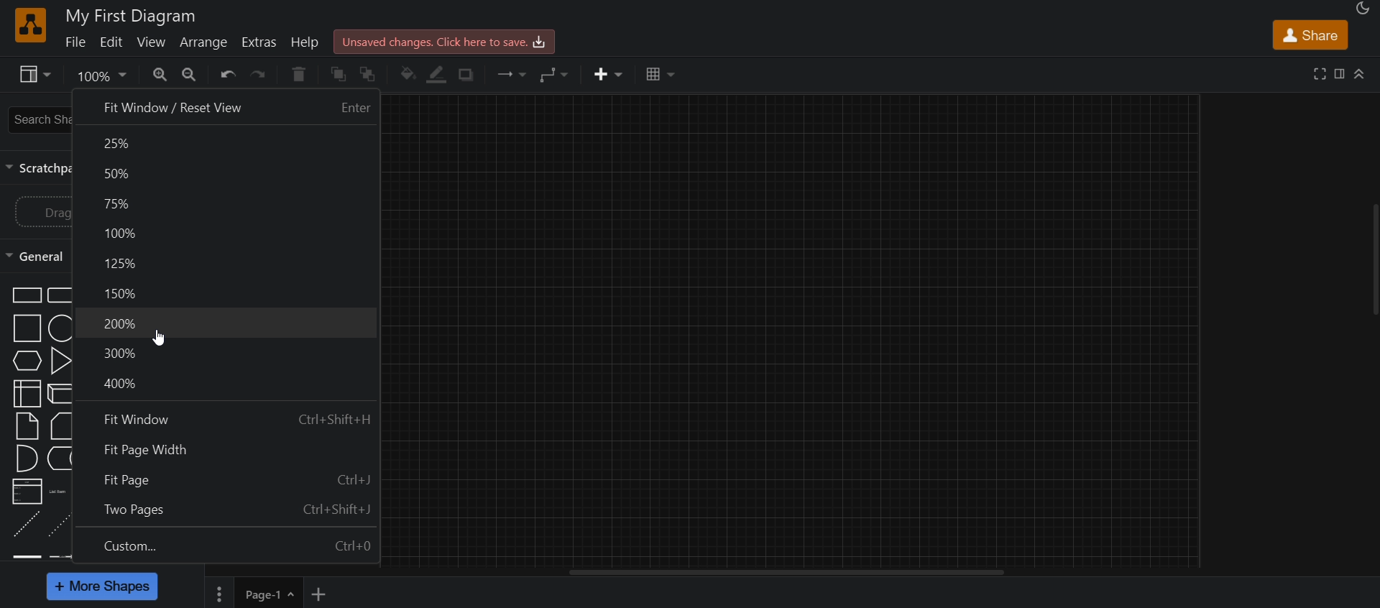  What do you see at coordinates (259, 75) in the screenshot?
I see `redo` at bounding box center [259, 75].